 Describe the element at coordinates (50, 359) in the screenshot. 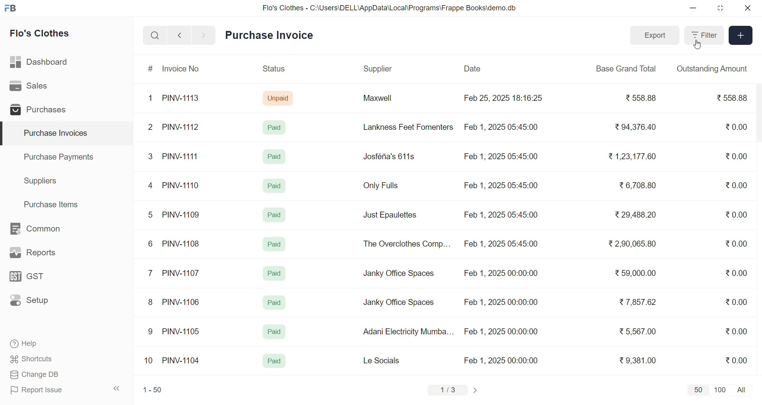

I see `Shortcuts` at that location.